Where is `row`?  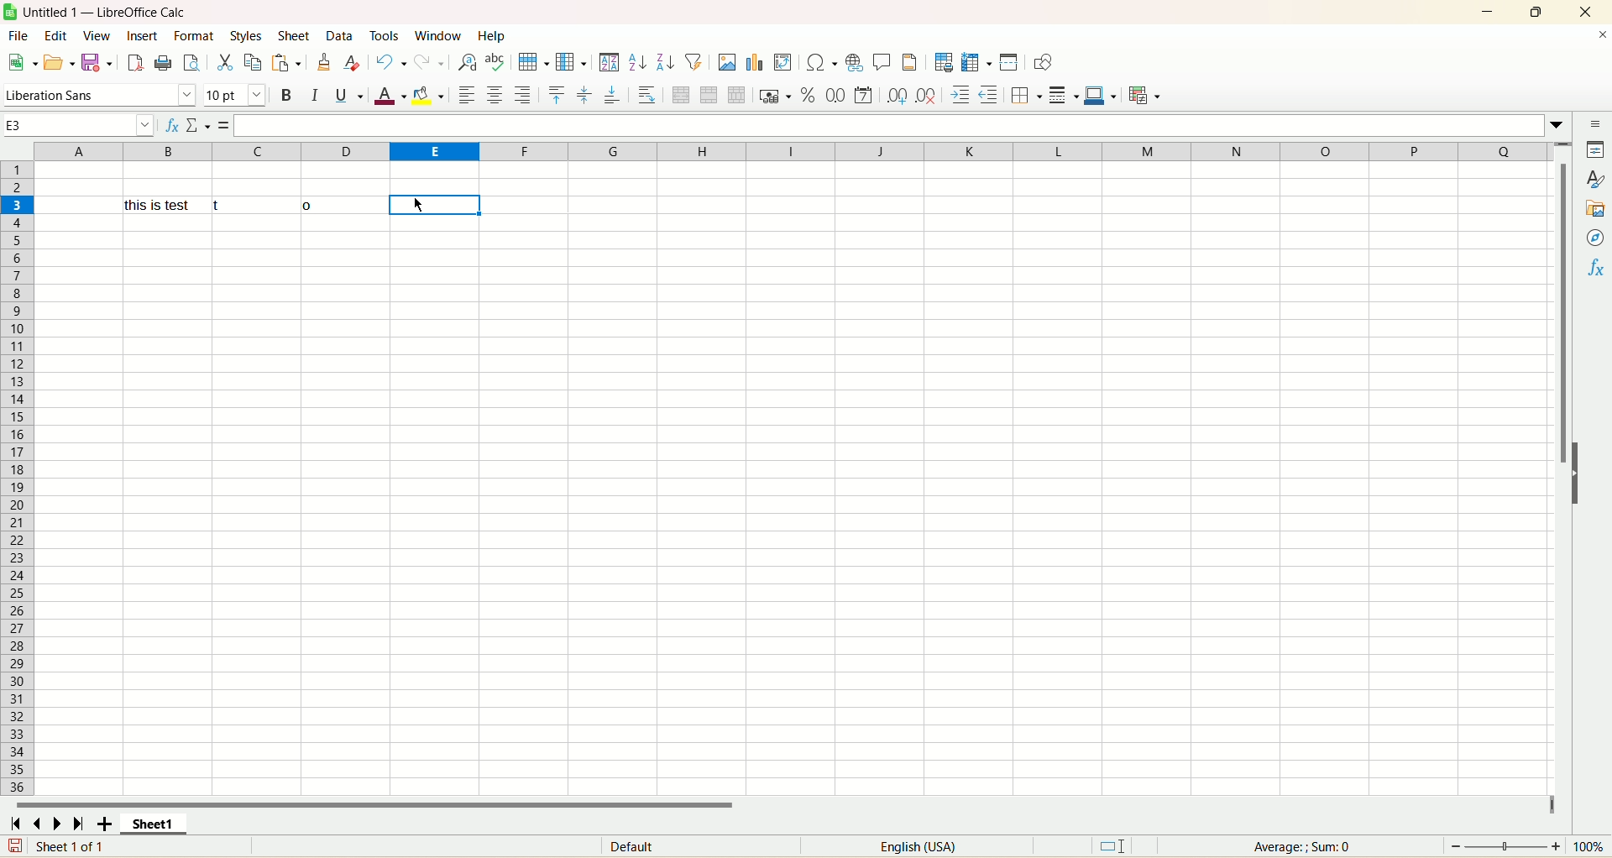 row is located at coordinates (15, 475).